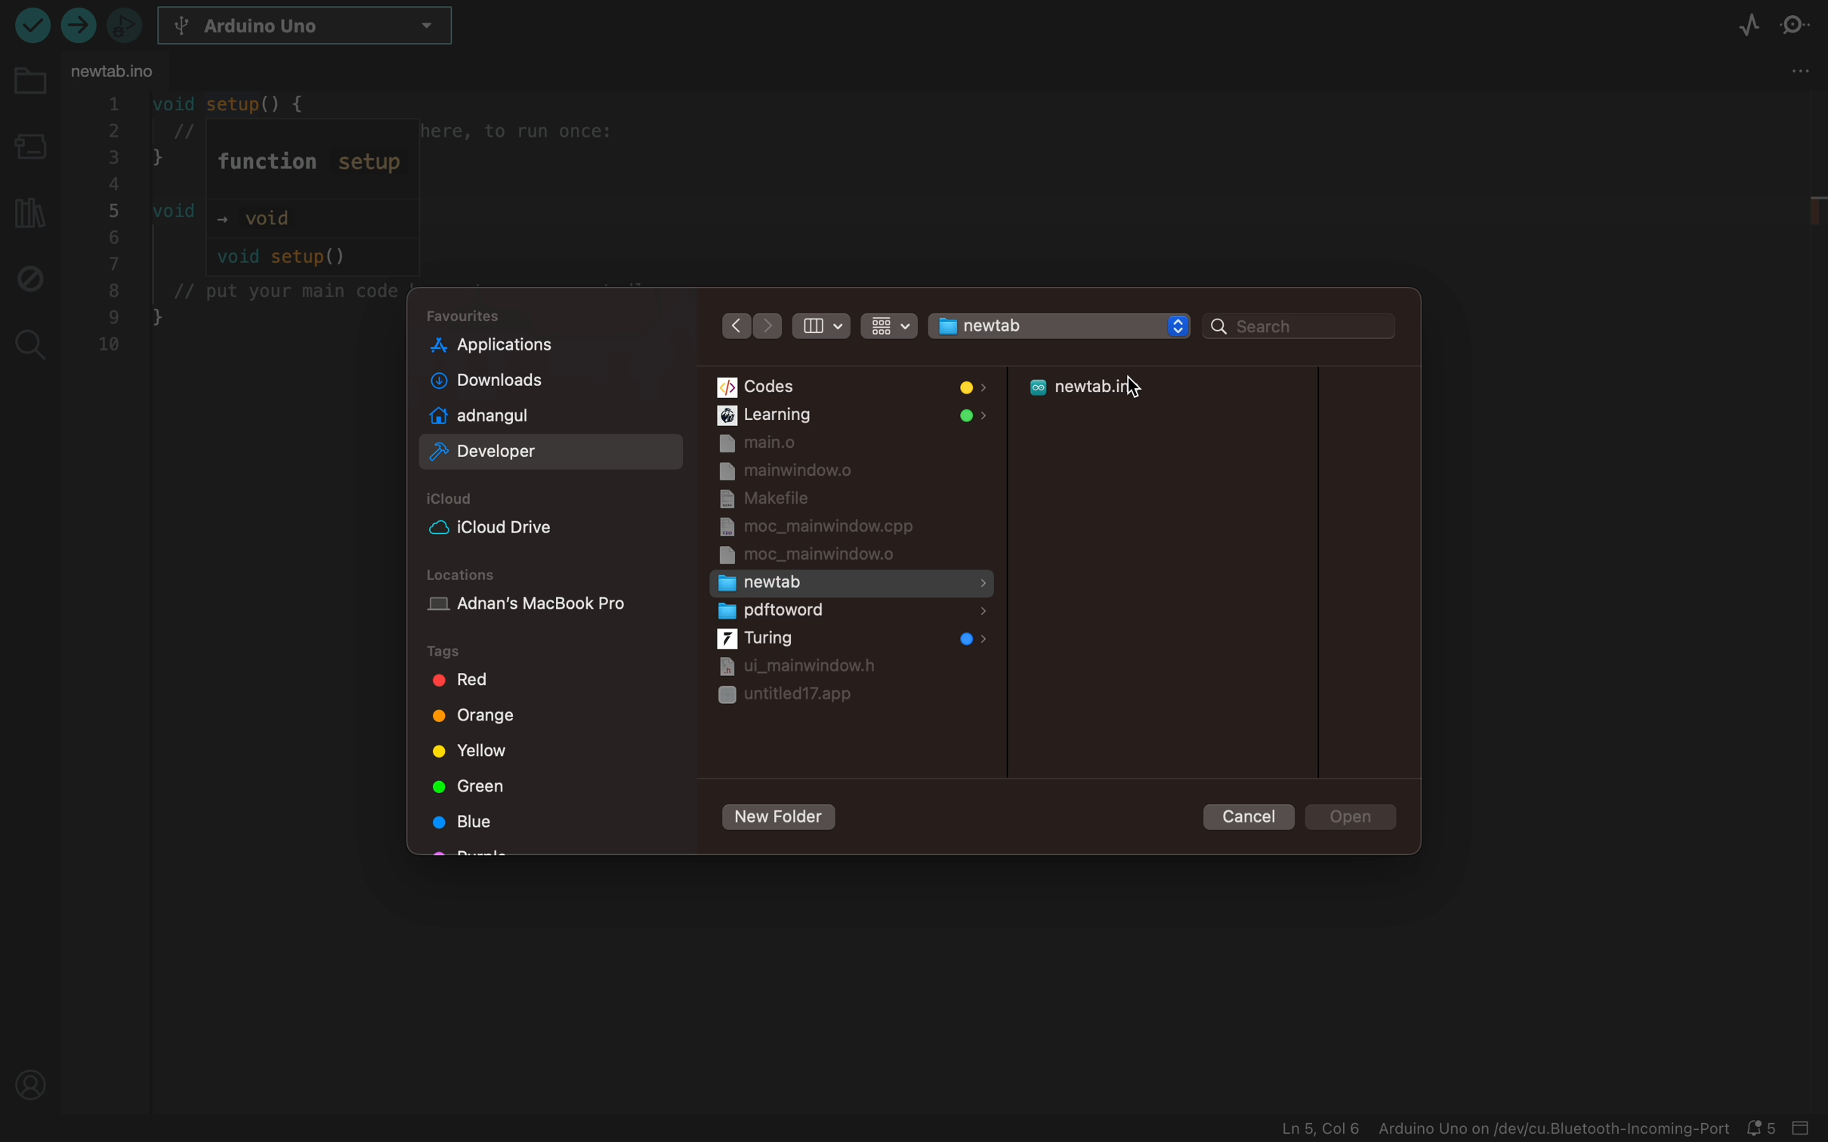 The width and height of the screenshot is (1828, 1142). Describe the element at coordinates (1243, 814) in the screenshot. I see `cancel` at that location.